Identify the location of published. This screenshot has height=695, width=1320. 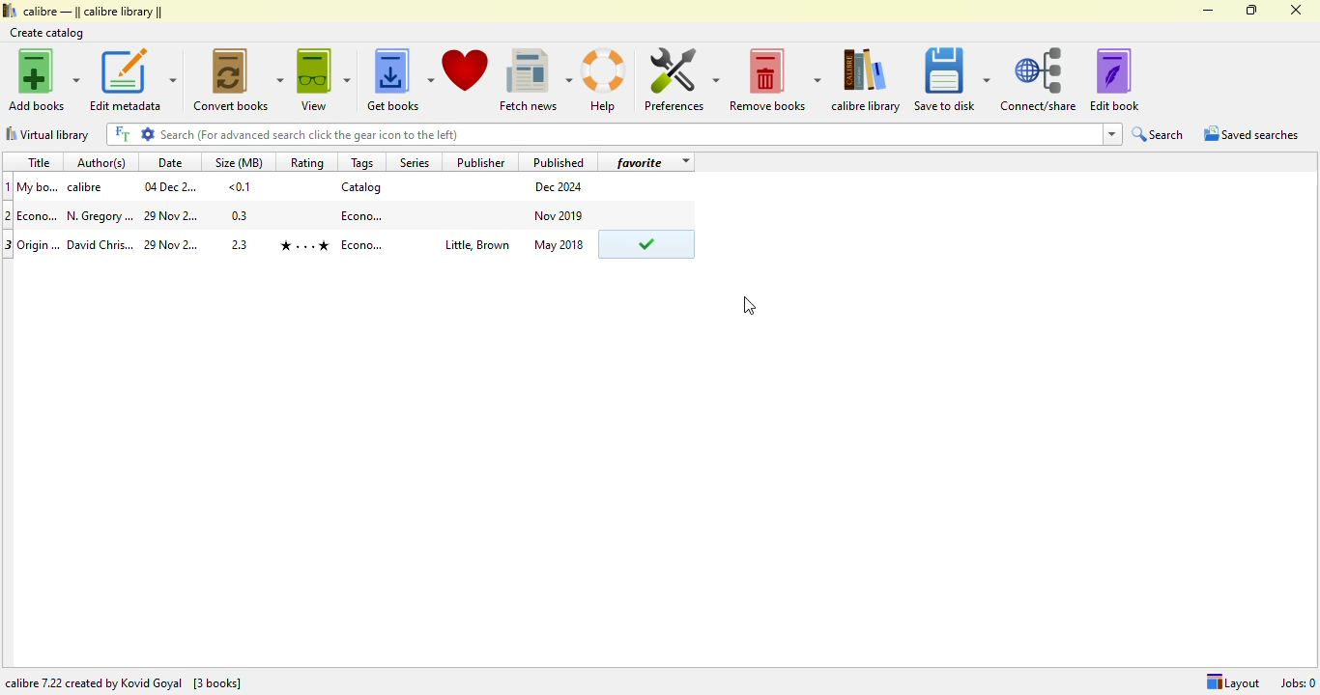
(559, 161).